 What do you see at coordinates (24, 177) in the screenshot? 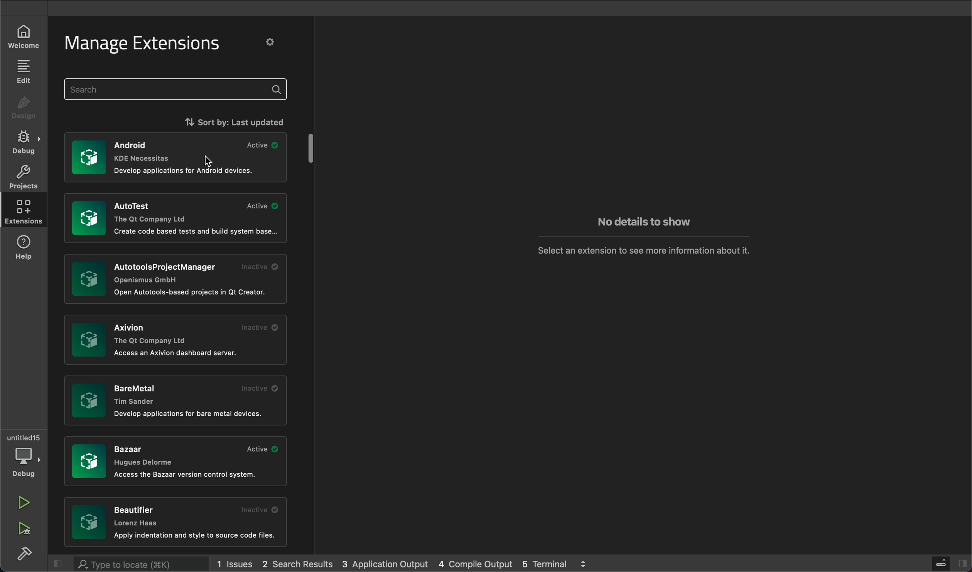
I see `projects` at bounding box center [24, 177].